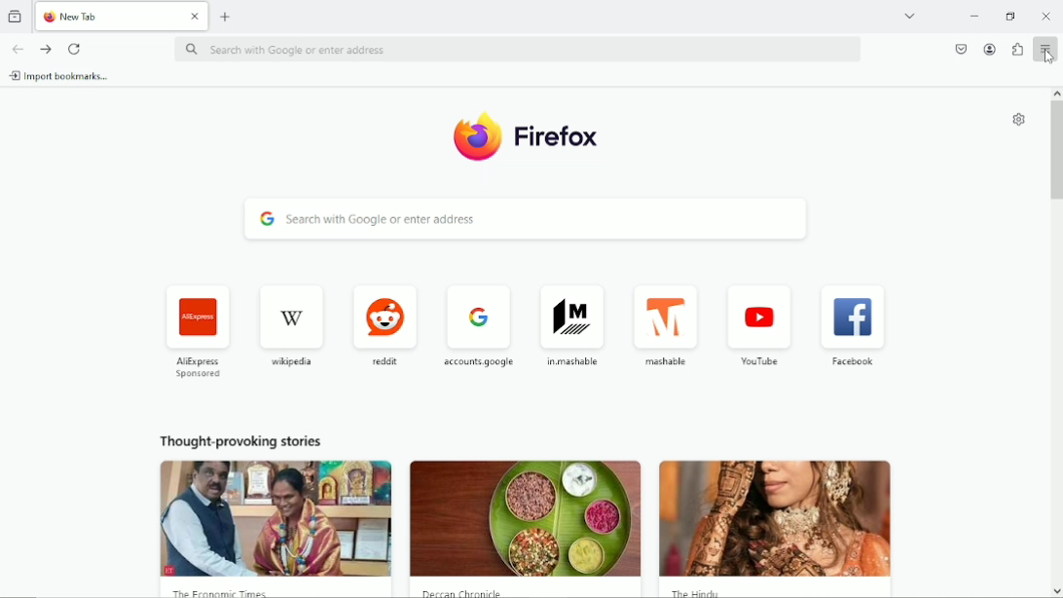 The height and width of the screenshot is (598, 1063). I want to click on Close, so click(1047, 18).